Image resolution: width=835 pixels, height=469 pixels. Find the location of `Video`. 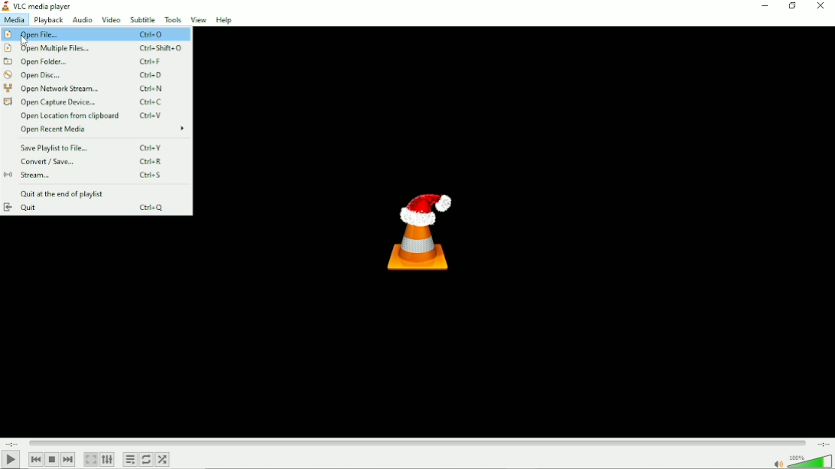

Video is located at coordinates (111, 19).